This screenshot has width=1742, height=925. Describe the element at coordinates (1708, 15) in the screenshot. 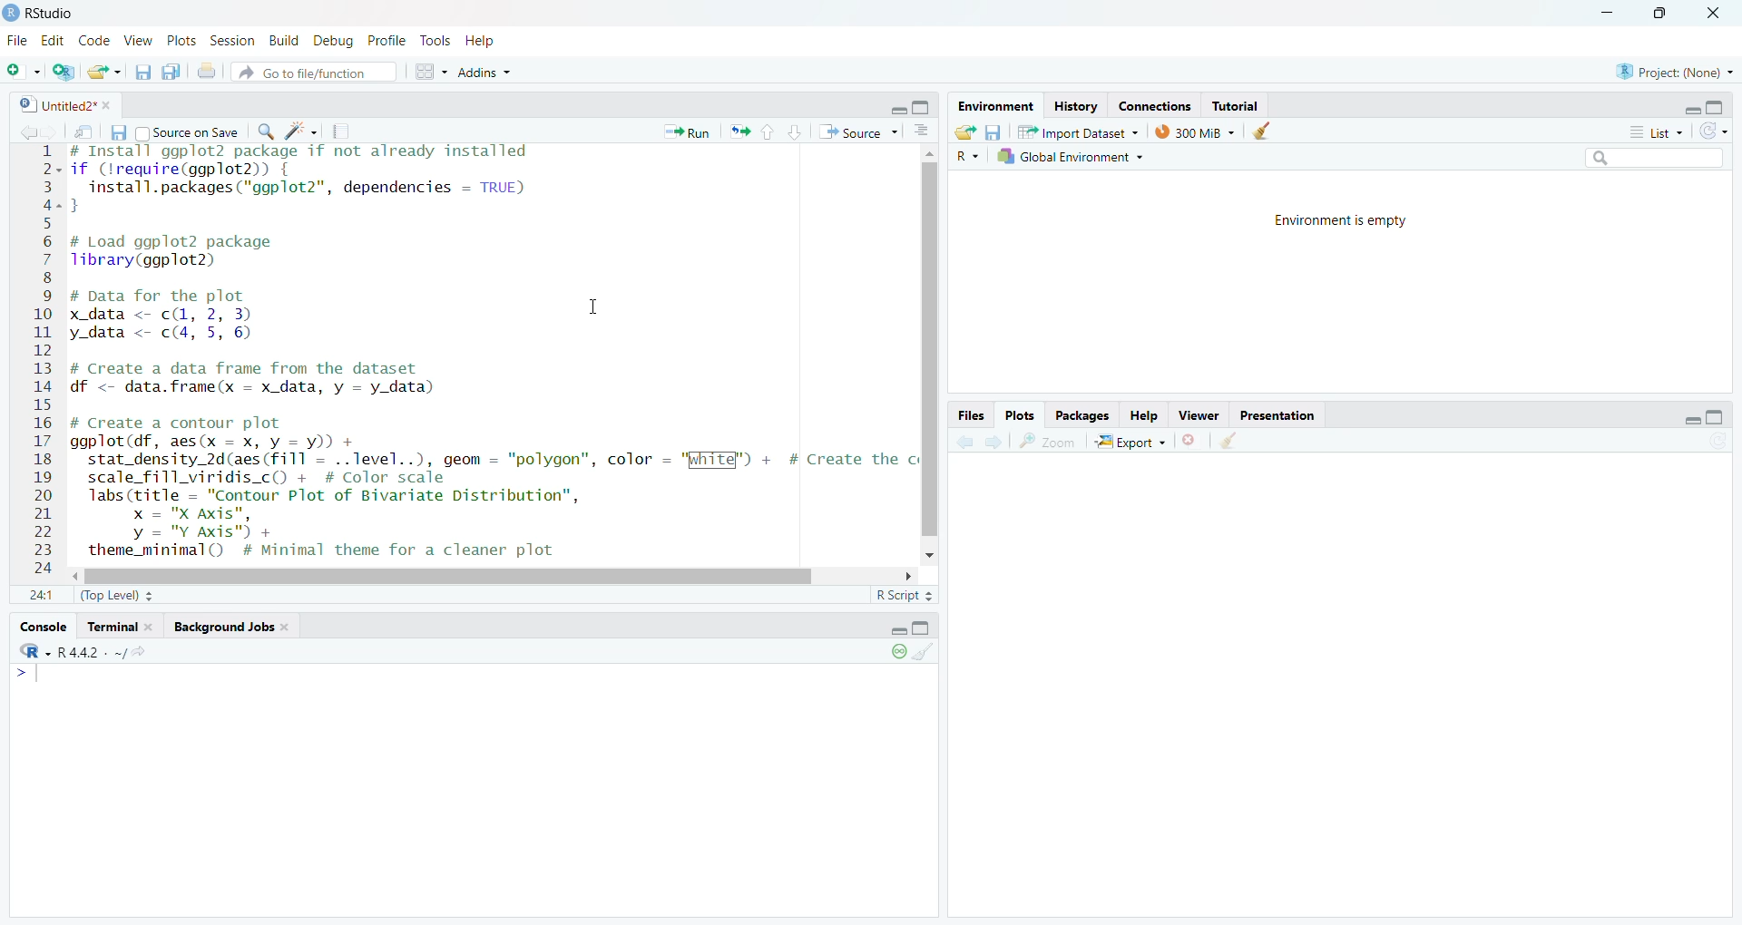

I see `close` at that location.